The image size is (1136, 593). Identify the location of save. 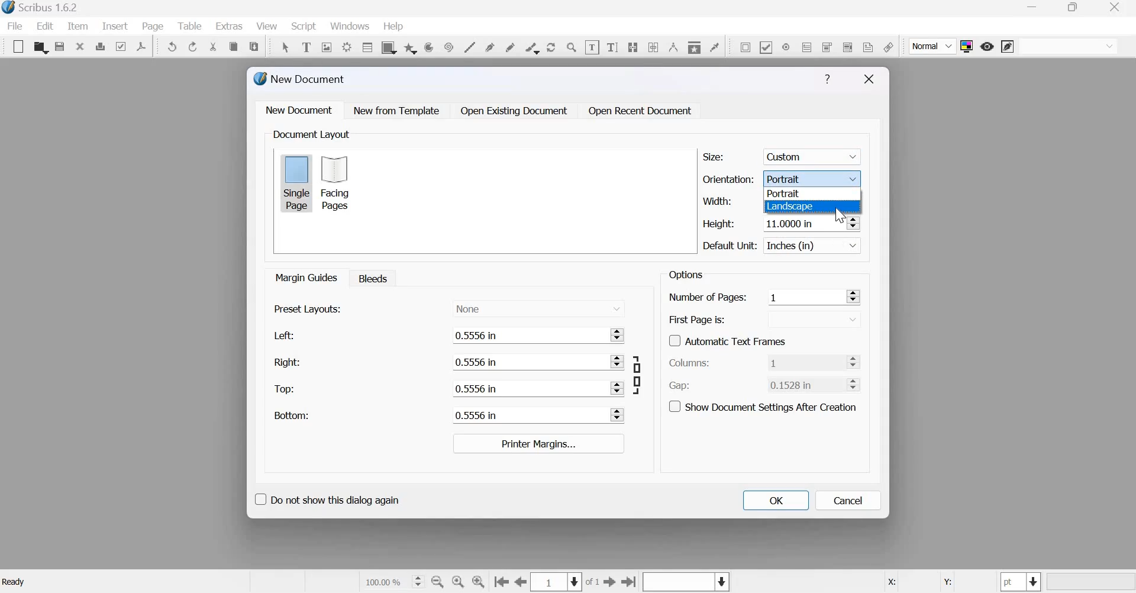
(60, 47).